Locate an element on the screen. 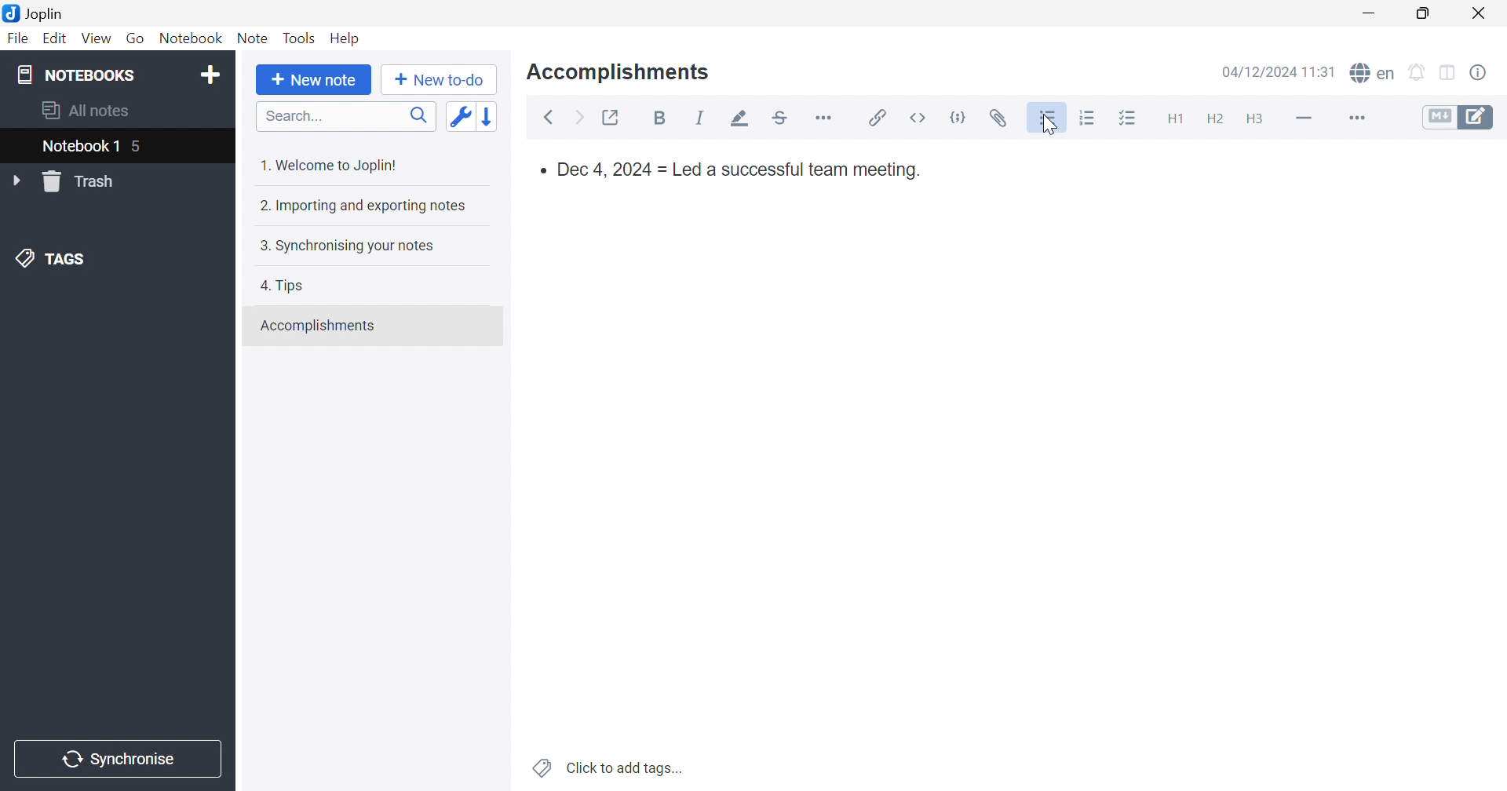 This screenshot has width=1507, height=791. Edit is located at coordinates (57, 40).